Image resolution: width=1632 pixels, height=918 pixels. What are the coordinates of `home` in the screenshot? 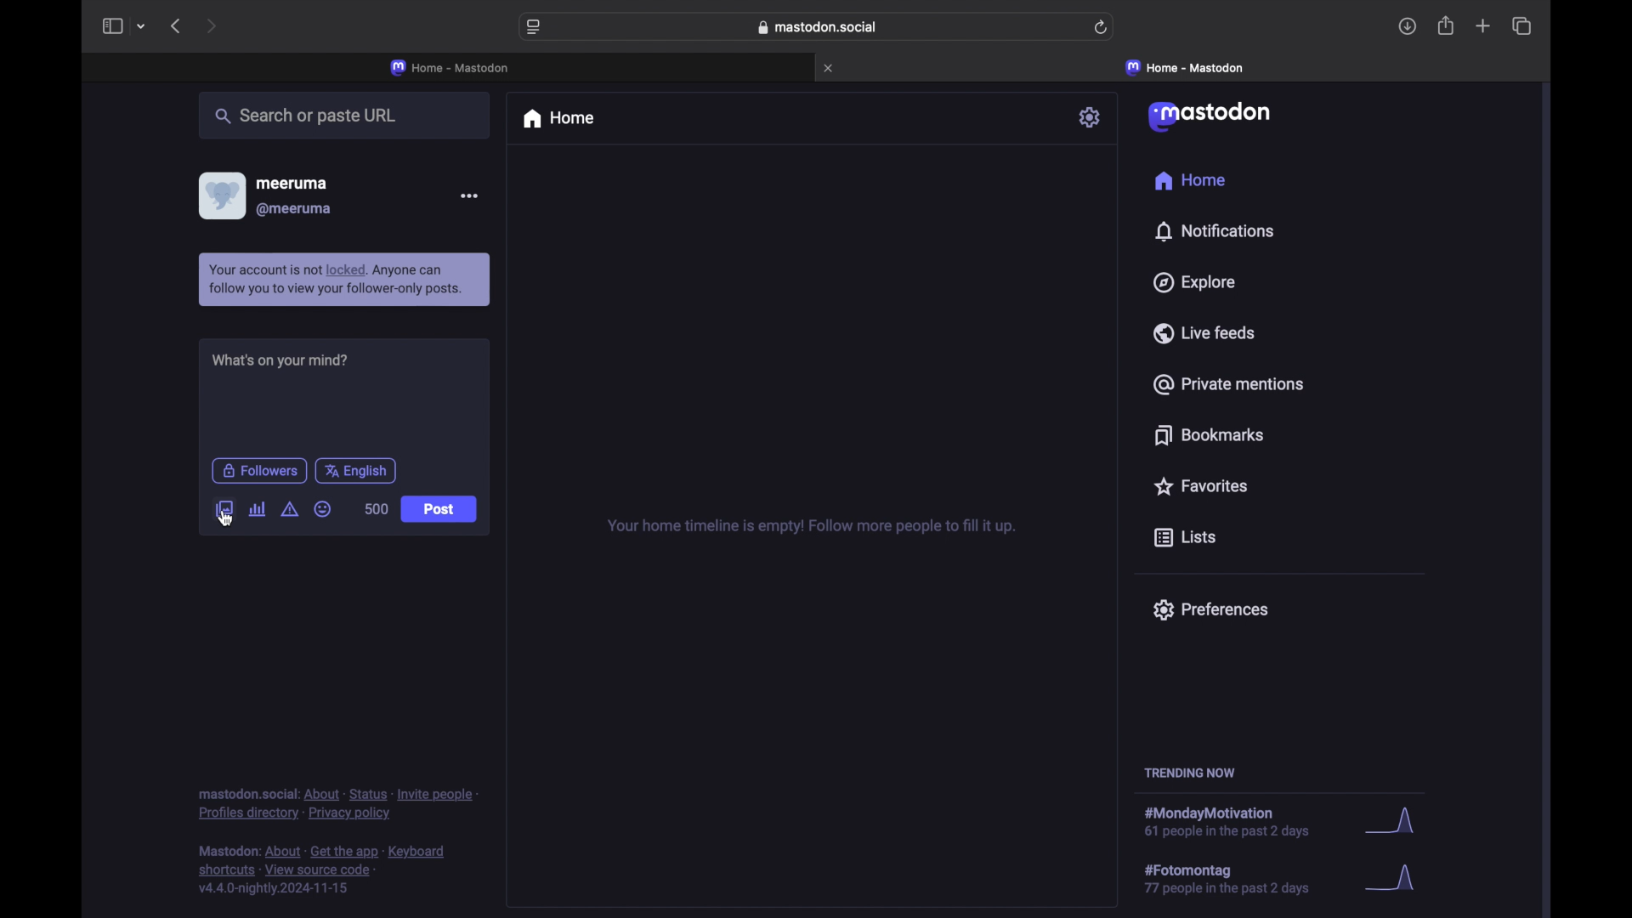 It's located at (561, 120).